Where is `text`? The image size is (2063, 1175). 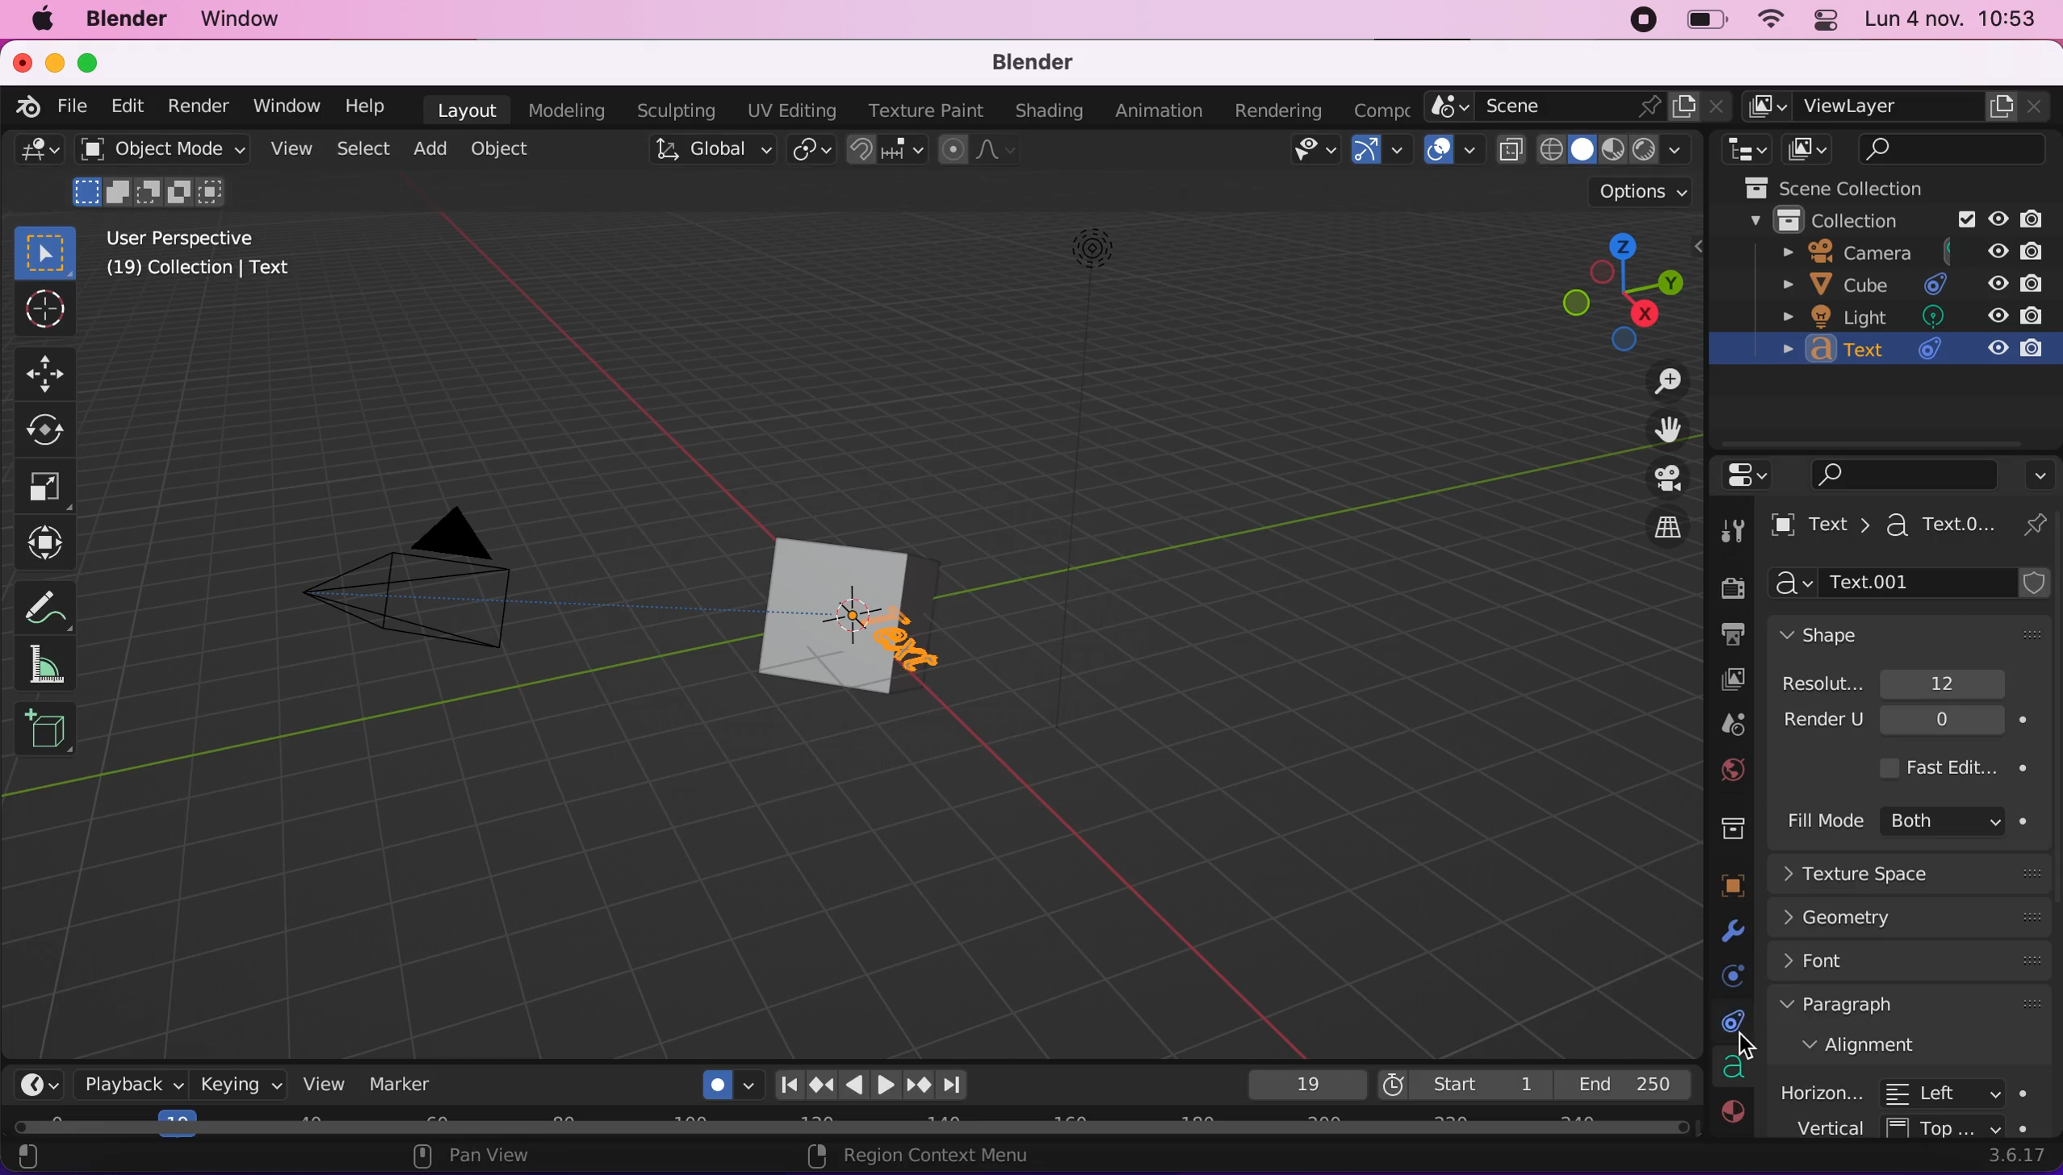
text is located at coordinates (1910, 353).